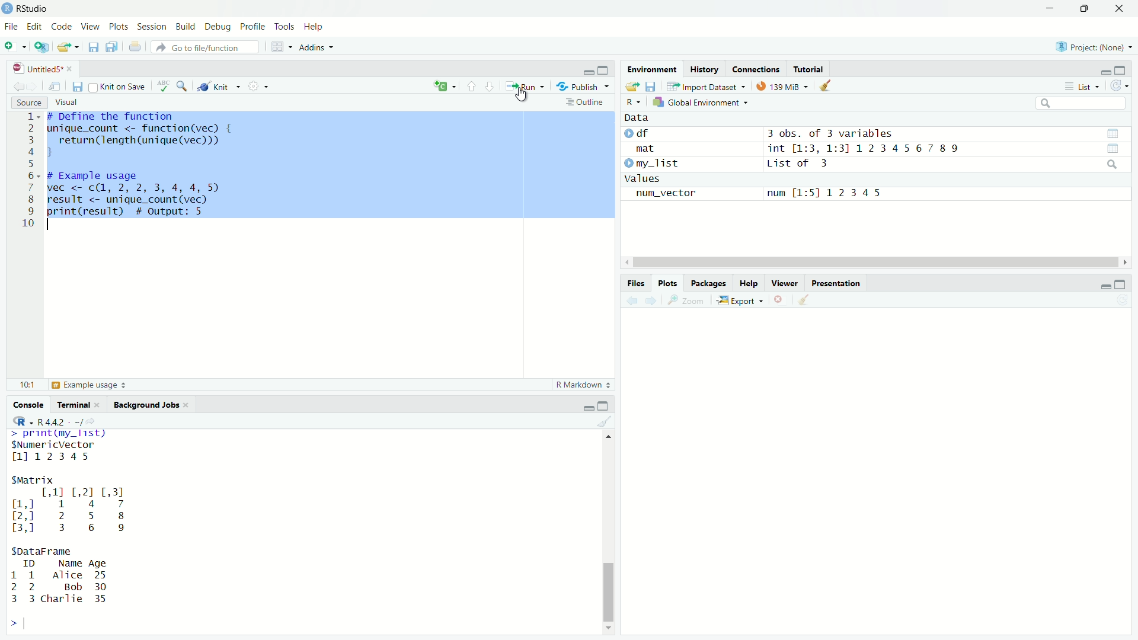  What do you see at coordinates (655, 301) in the screenshot?
I see `forward` at bounding box center [655, 301].